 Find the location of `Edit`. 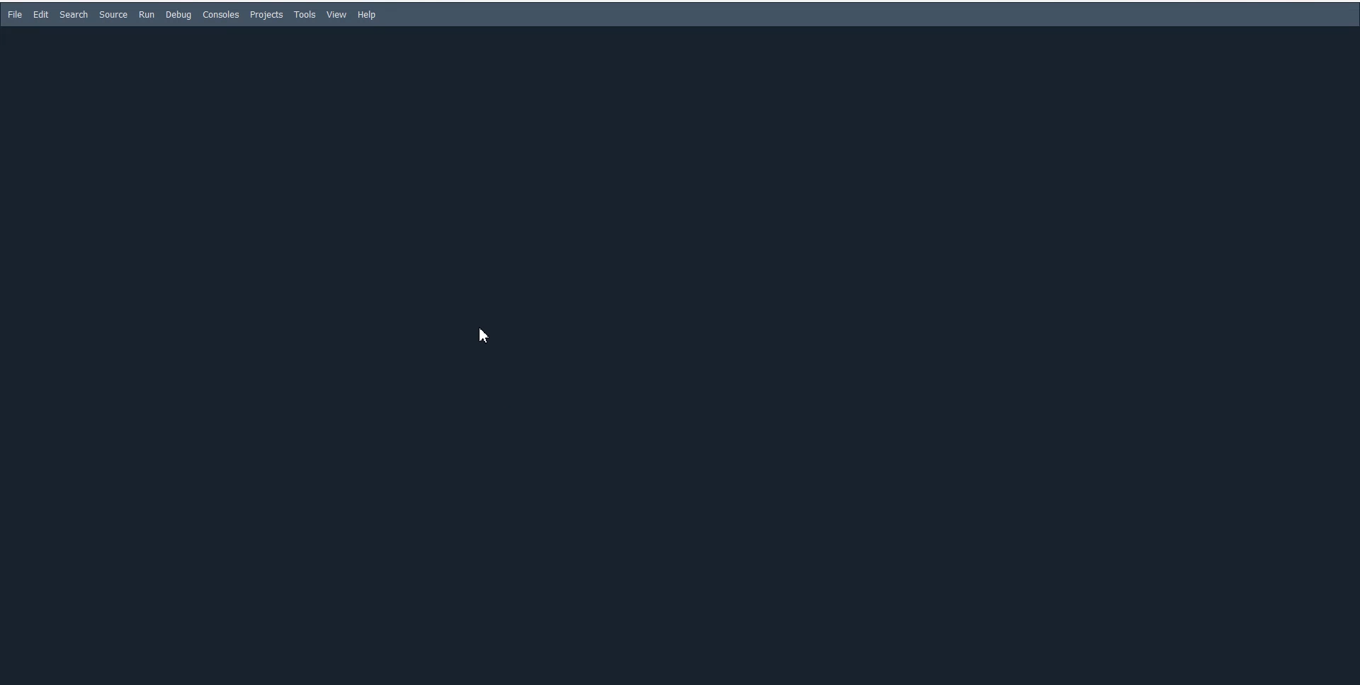

Edit is located at coordinates (41, 14).